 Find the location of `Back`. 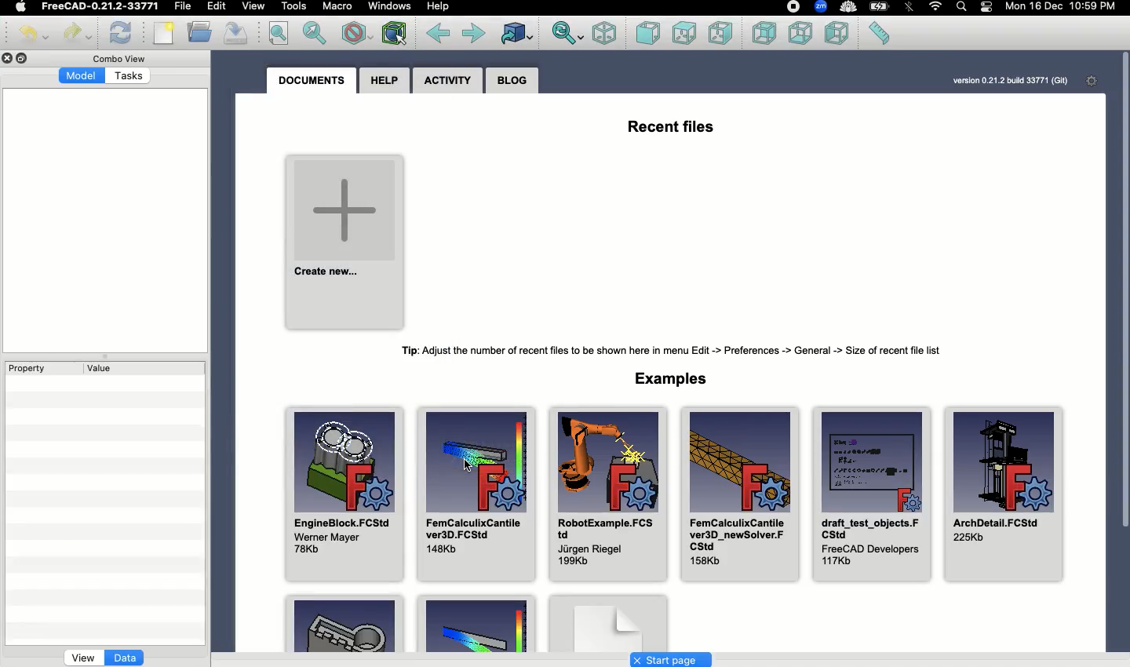

Back is located at coordinates (440, 36).